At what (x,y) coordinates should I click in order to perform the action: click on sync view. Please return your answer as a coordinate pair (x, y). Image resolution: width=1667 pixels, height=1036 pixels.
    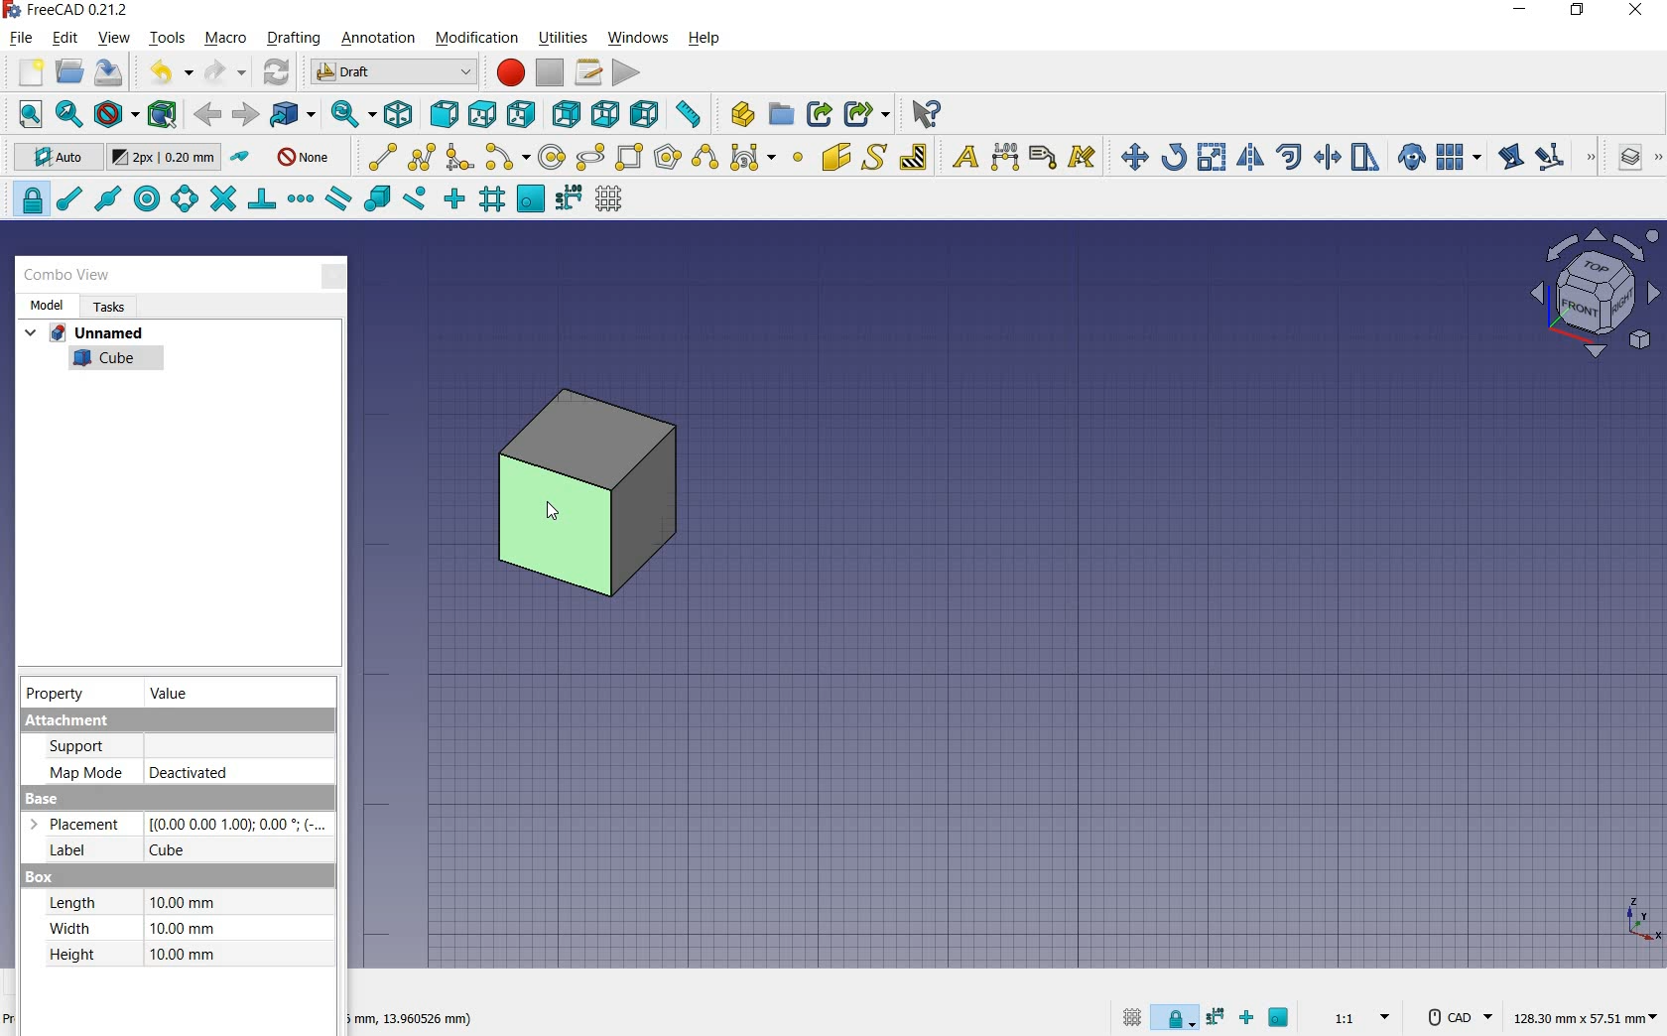
    Looking at the image, I should click on (352, 115).